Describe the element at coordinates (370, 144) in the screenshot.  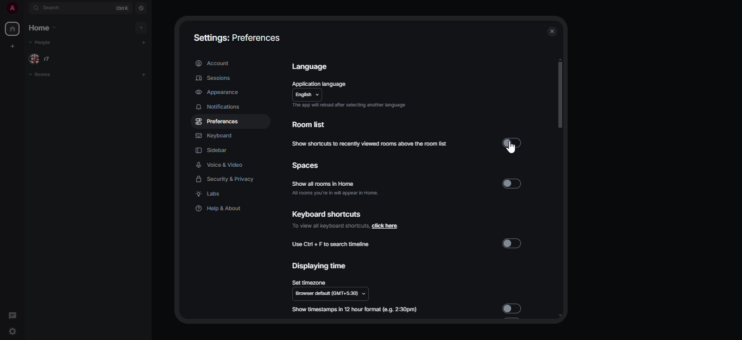
I see `show shortcuts to recently viewed rooms above the room list` at that location.